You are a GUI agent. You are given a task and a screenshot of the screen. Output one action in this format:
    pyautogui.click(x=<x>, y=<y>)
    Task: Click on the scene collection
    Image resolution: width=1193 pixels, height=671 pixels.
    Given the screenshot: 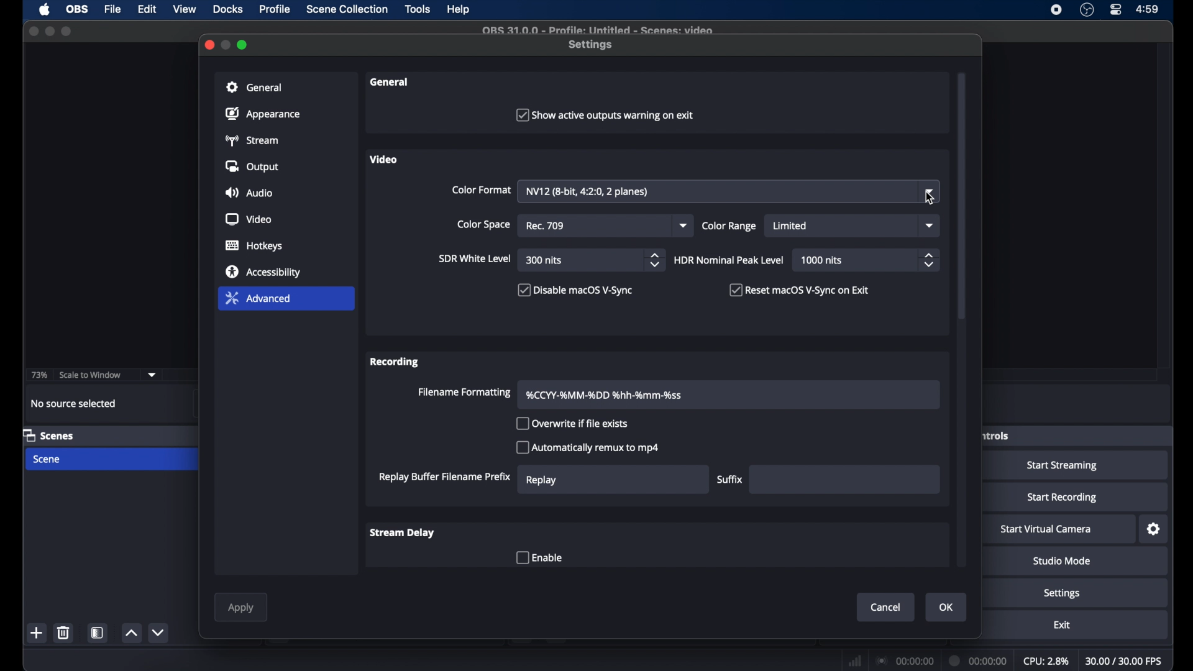 What is the action you would take?
    pyautogui.click(x=346, y=9)
    